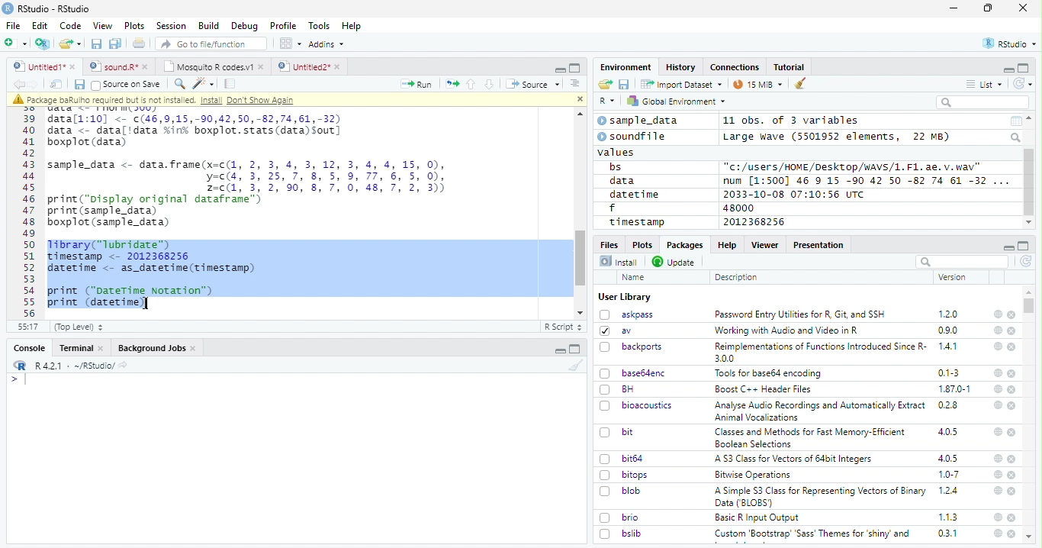 This screenshot has height=548, width=1042. I want to click on help, so click(997, 533).